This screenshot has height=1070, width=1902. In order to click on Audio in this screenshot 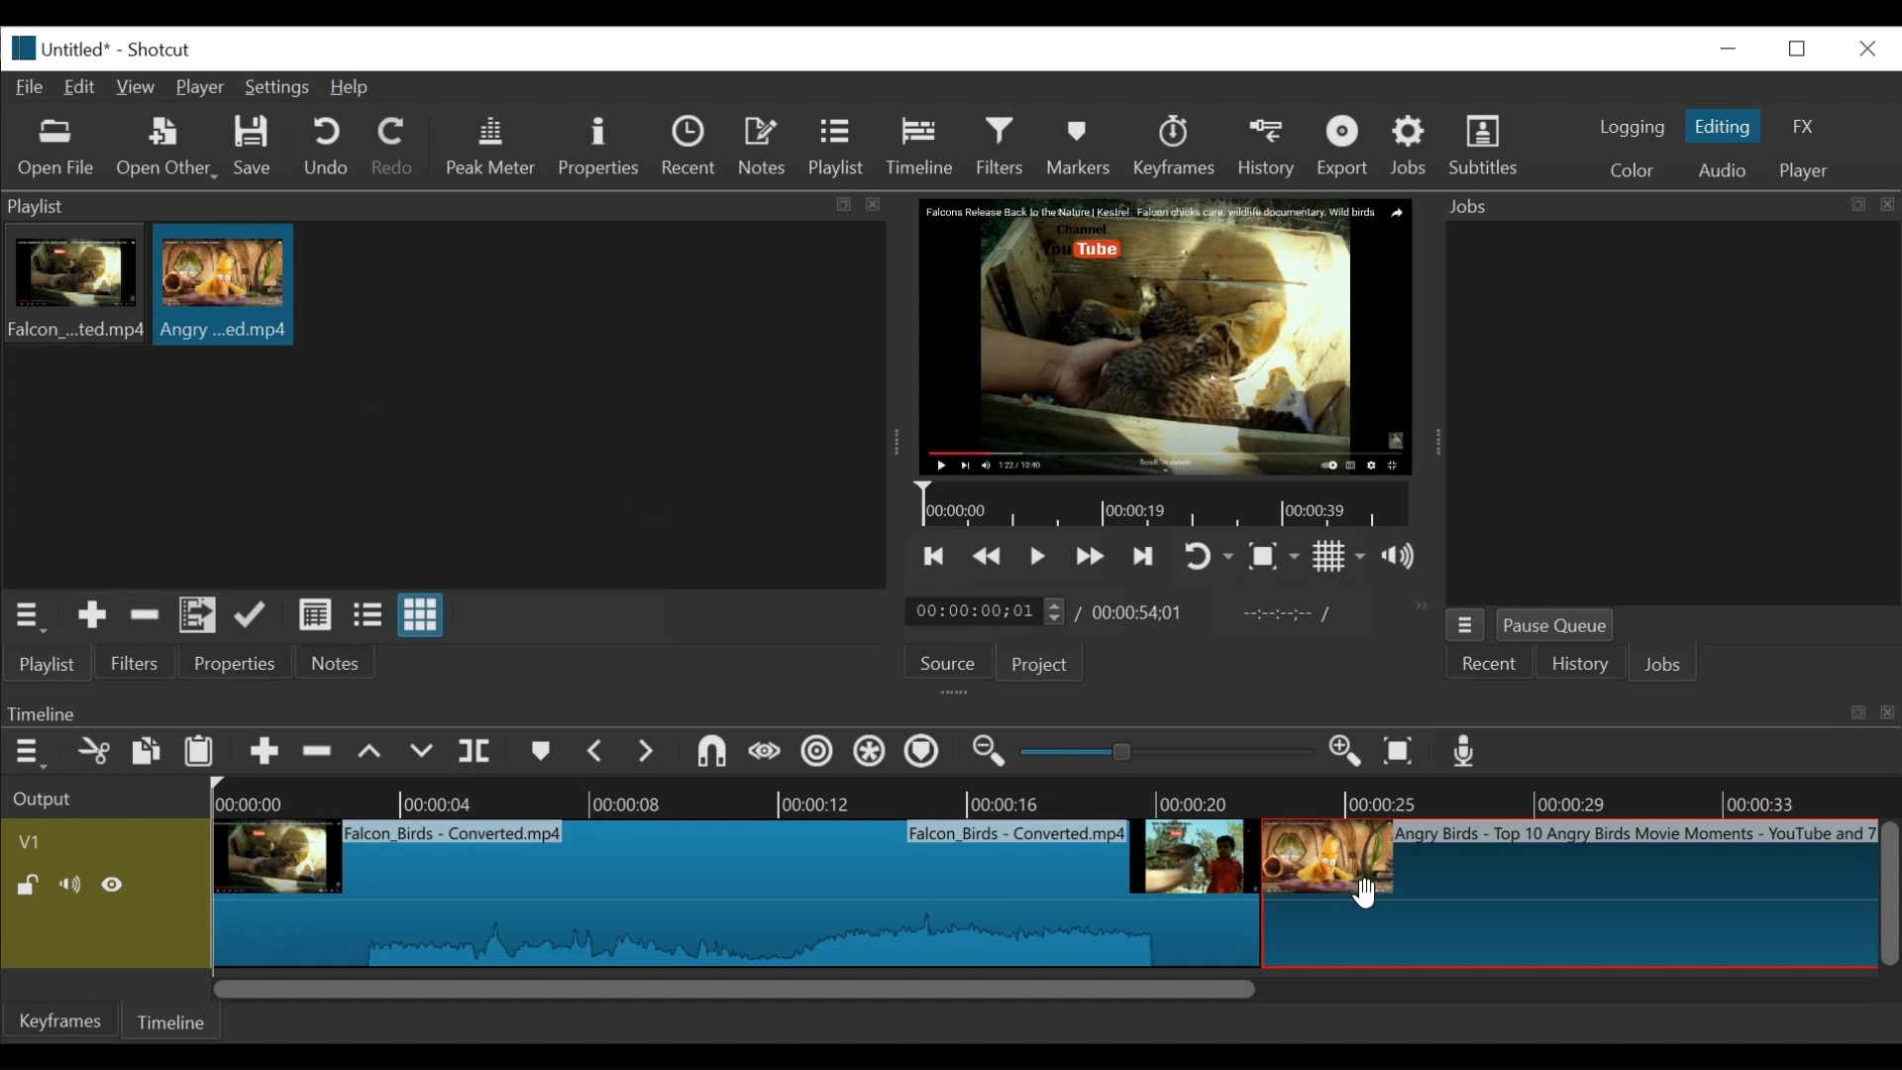, I will do `click(1721, 170)`.